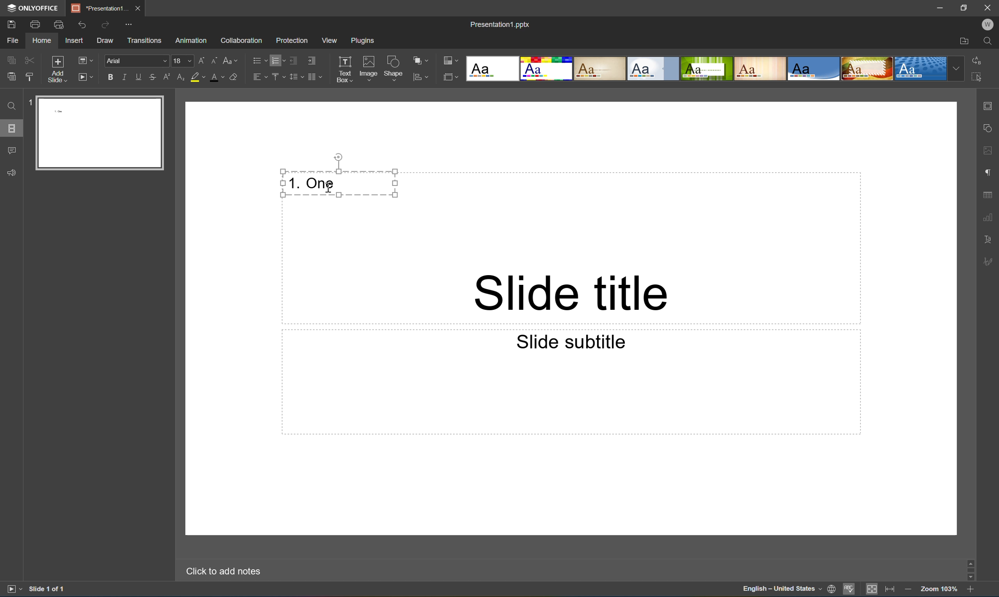  Describe the element at coordinates (972, 569) in the screenshot. I see `Scroll bar` at that location.